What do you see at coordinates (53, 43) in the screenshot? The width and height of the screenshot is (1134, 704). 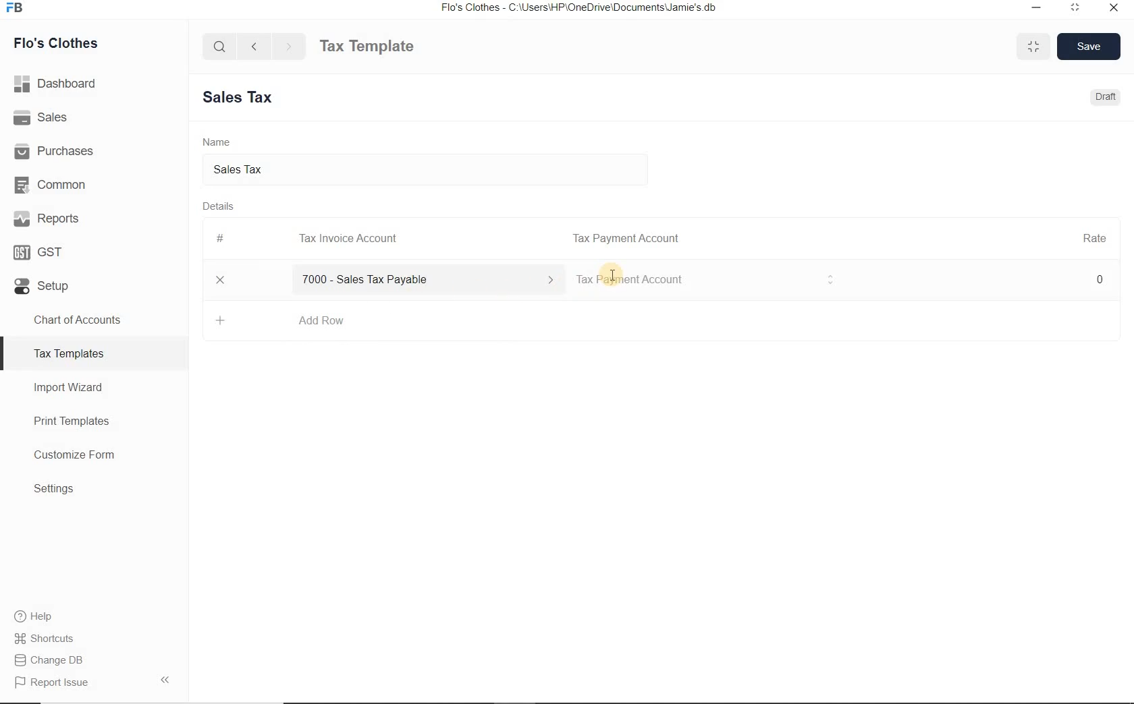 I see `Flo's Clothes` at bounding box center [53, 43].